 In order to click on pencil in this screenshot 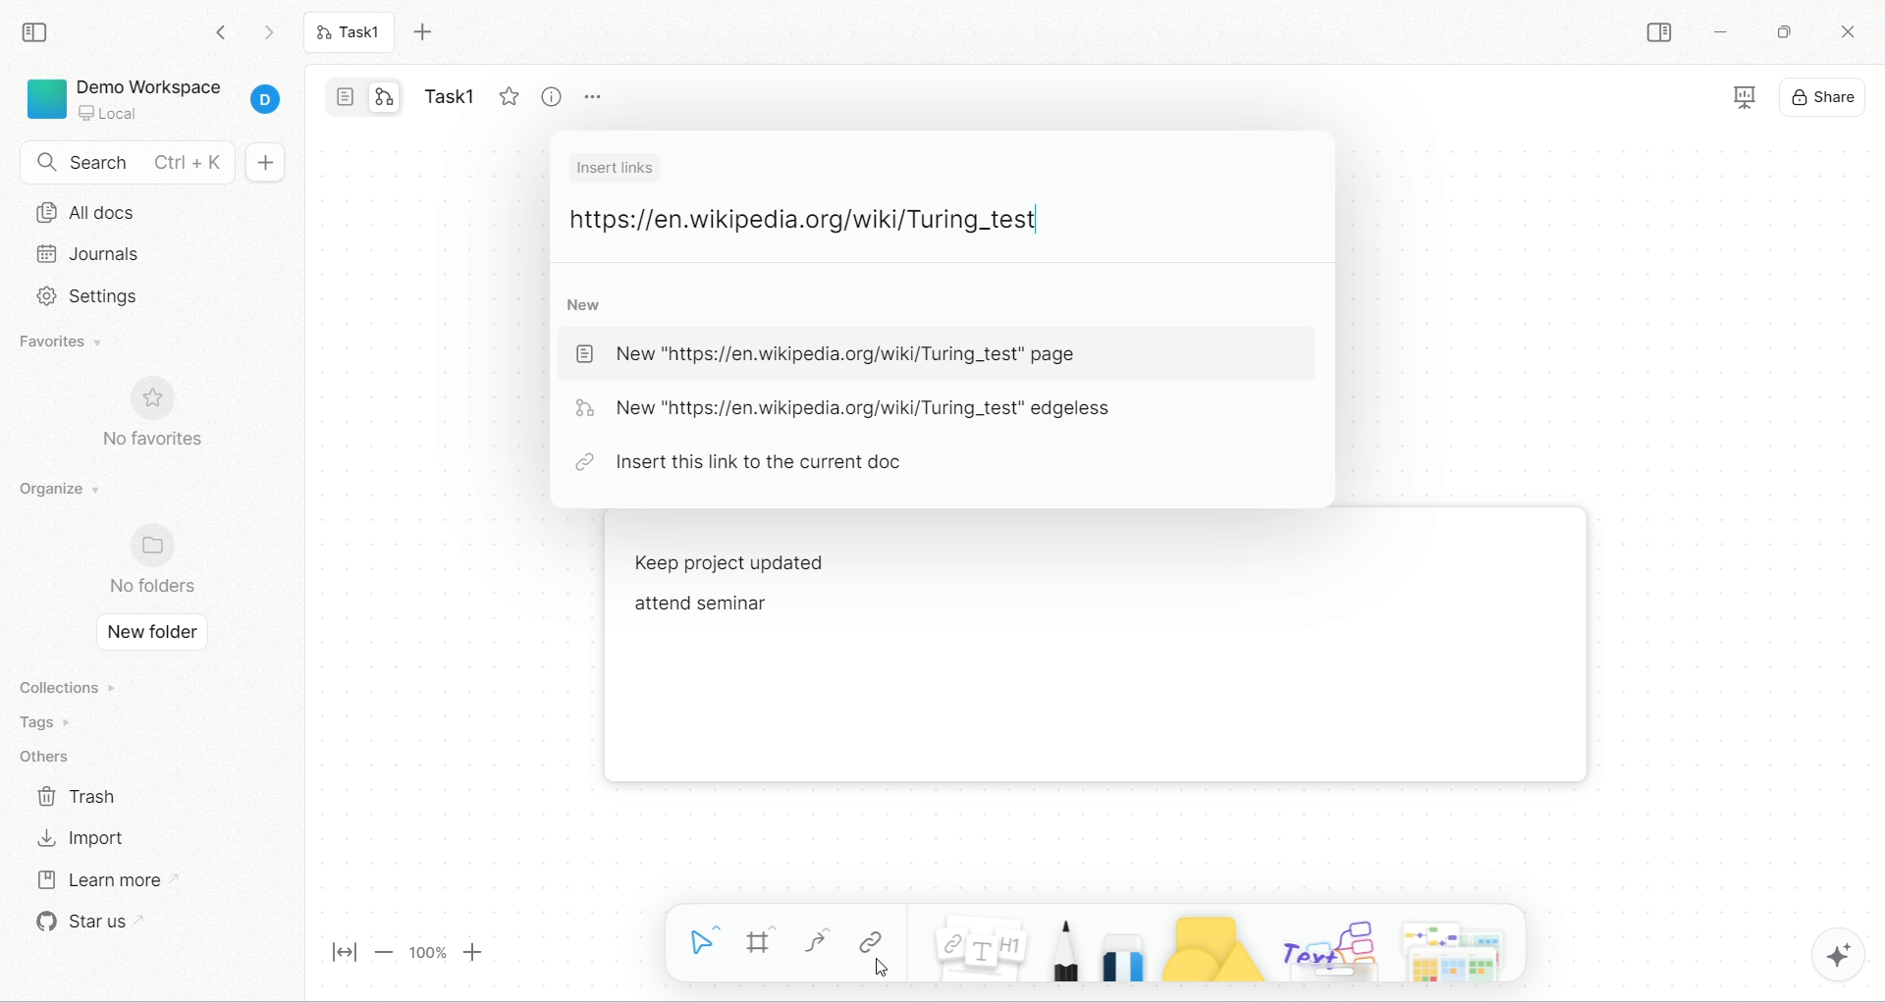, I will do `click(1062, 952)`.